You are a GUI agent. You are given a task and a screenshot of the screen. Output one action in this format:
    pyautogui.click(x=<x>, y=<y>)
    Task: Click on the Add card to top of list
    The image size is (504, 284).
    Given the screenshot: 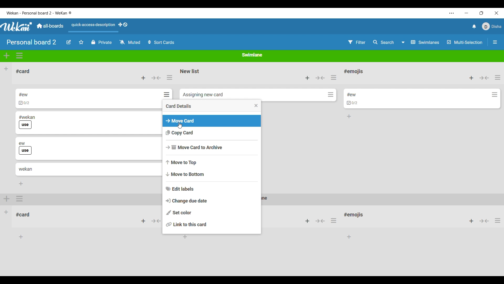 What is the action you would take?
    pyautogui.click(x=471, y=78)
    